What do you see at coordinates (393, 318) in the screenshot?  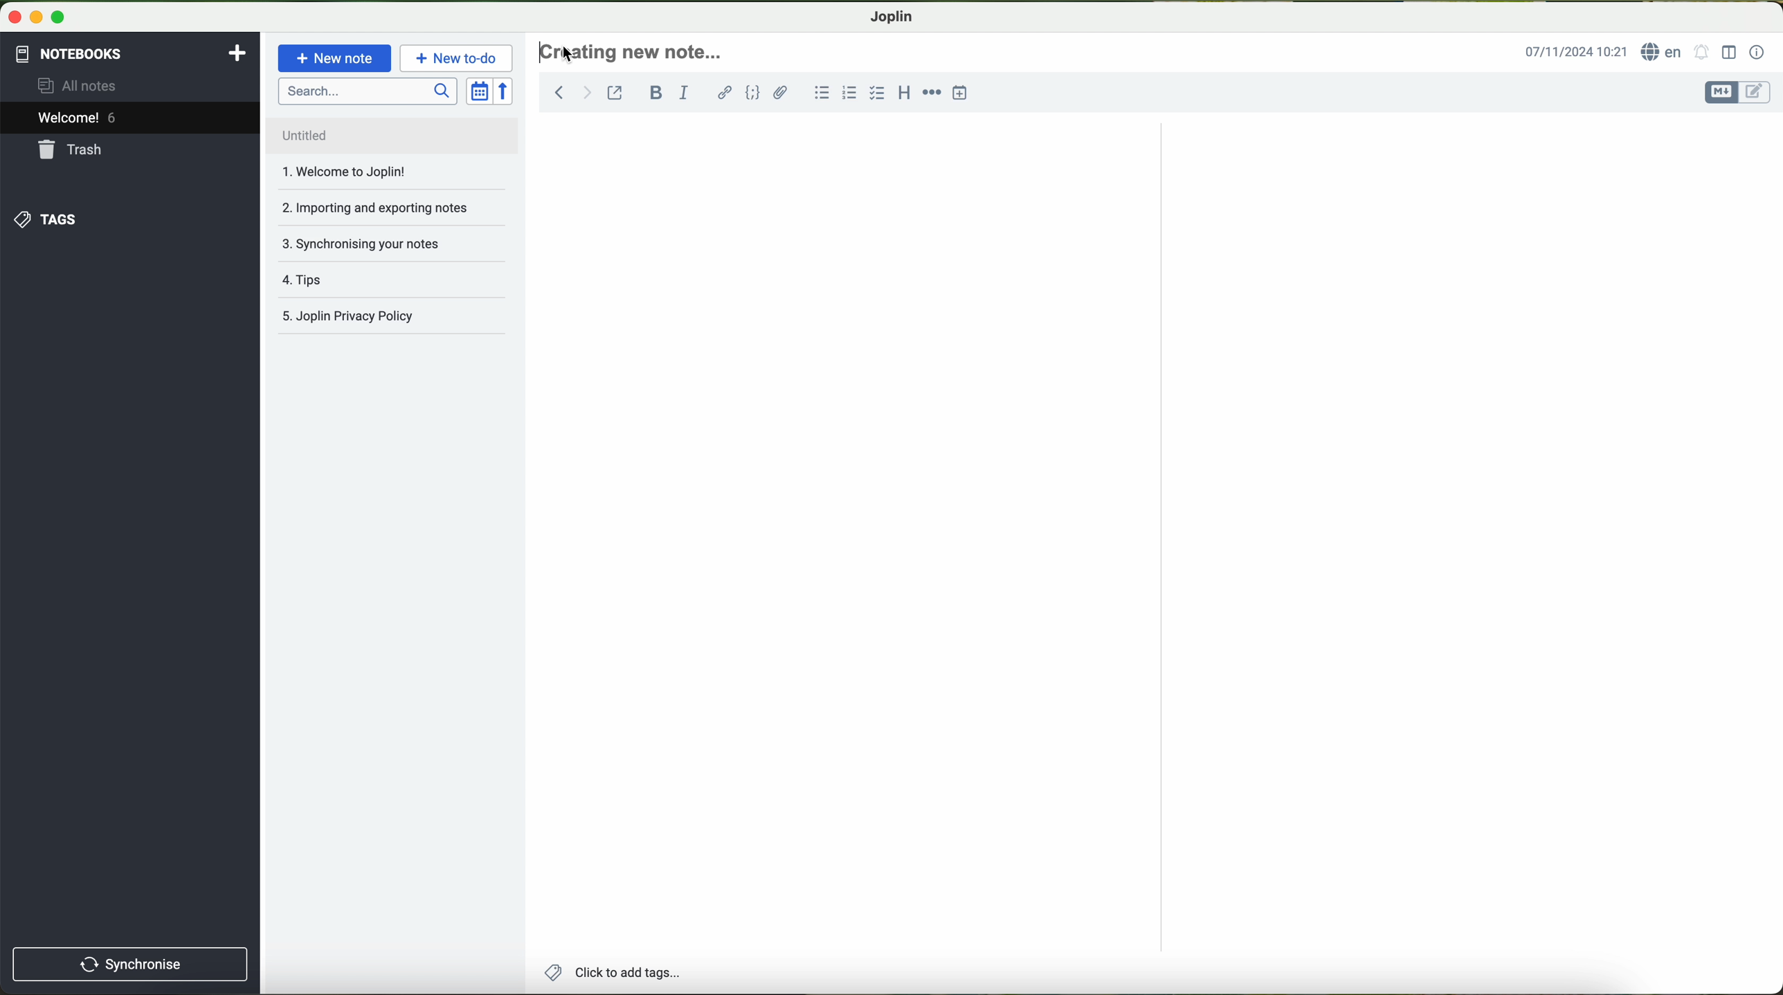 I see `Joplin privacy policy` at bounding box center [393, 318].